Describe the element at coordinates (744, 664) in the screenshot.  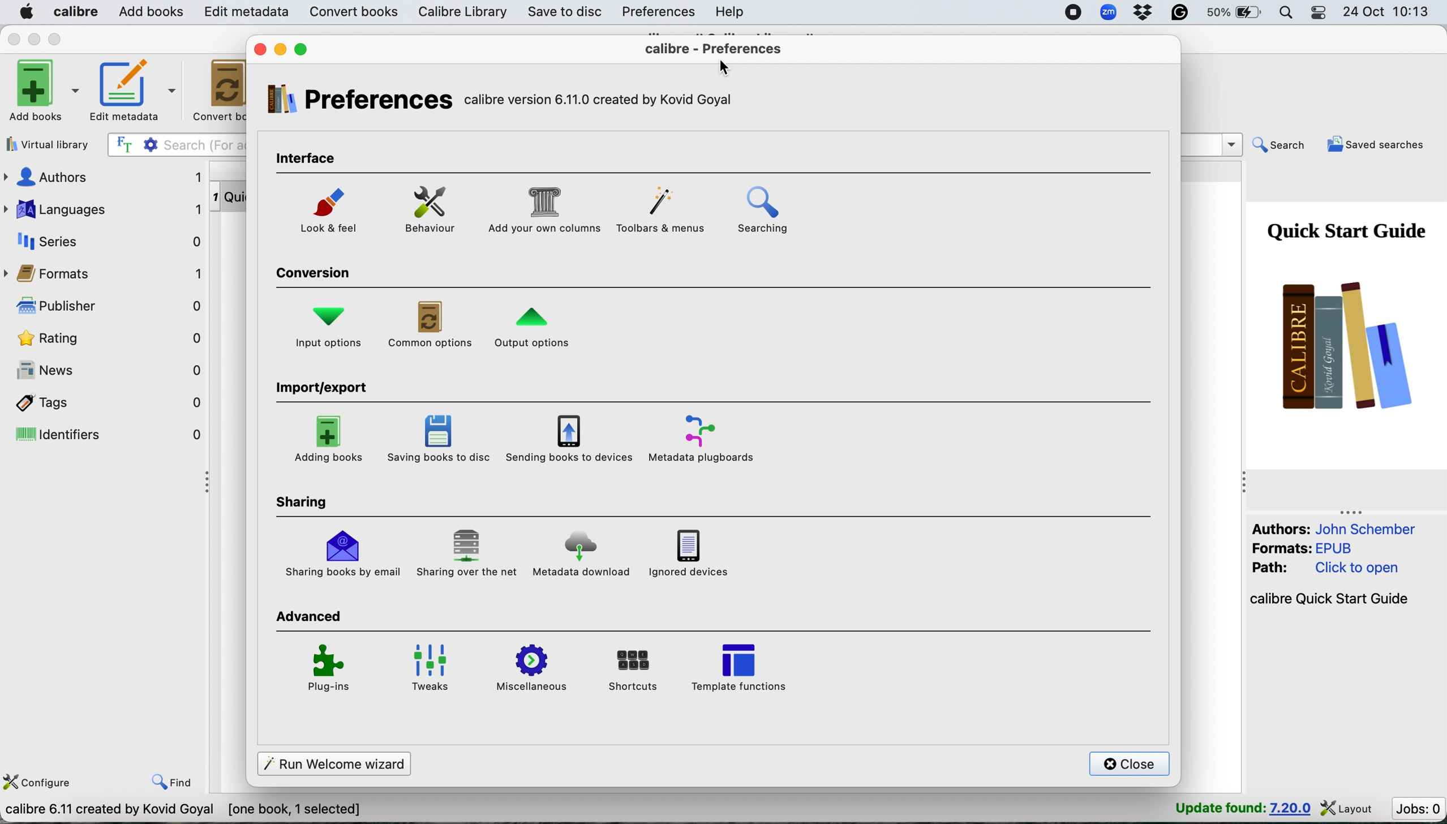
I see `template functions` at that location.